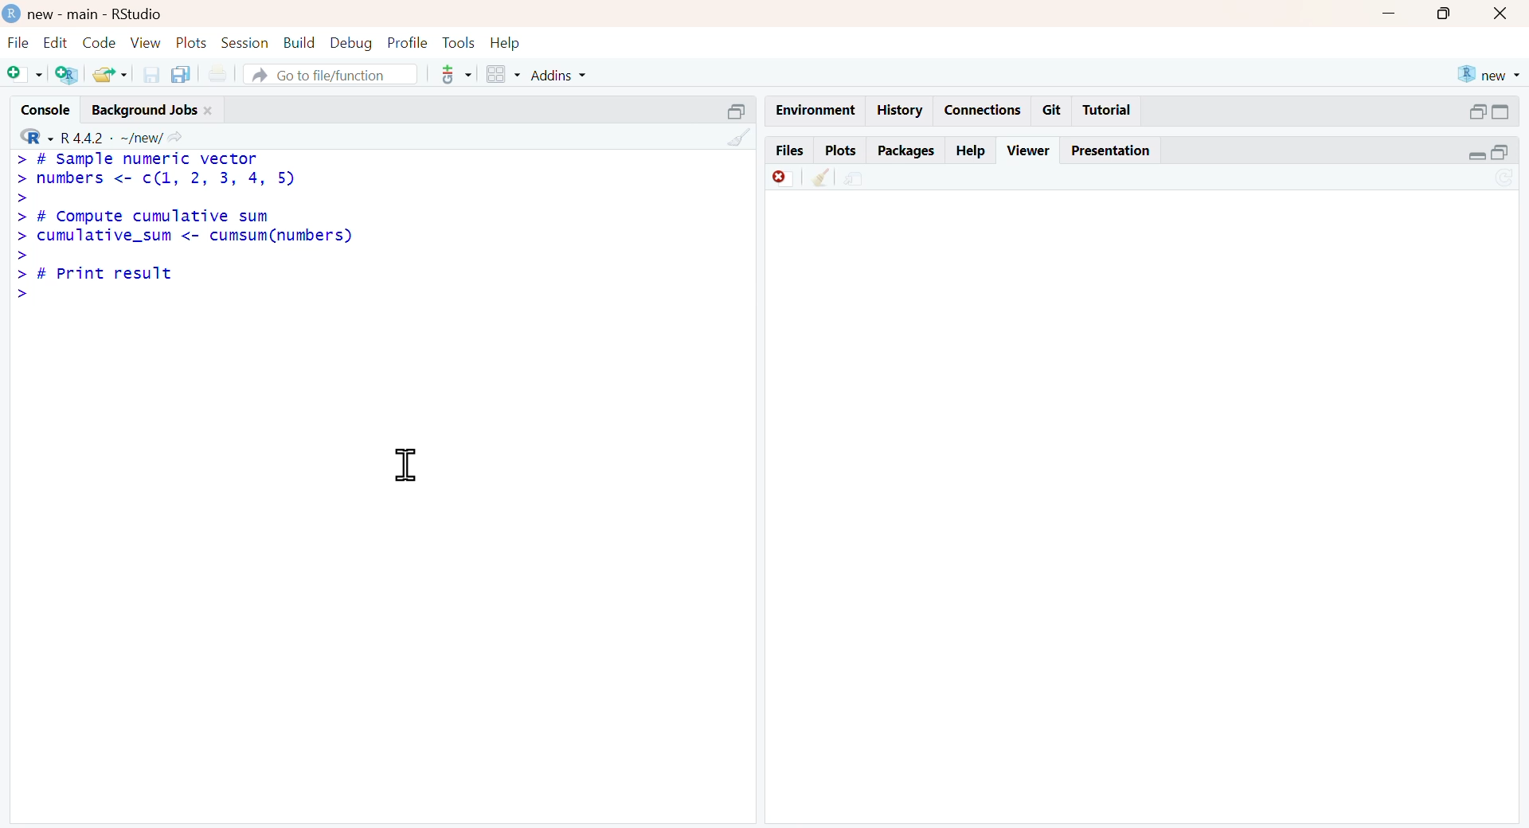 Image resolution: width=1529 pixels, height=828 pixels. Describe the element at coordinates (900, 110) in the screenshot. I see `History` at that location.